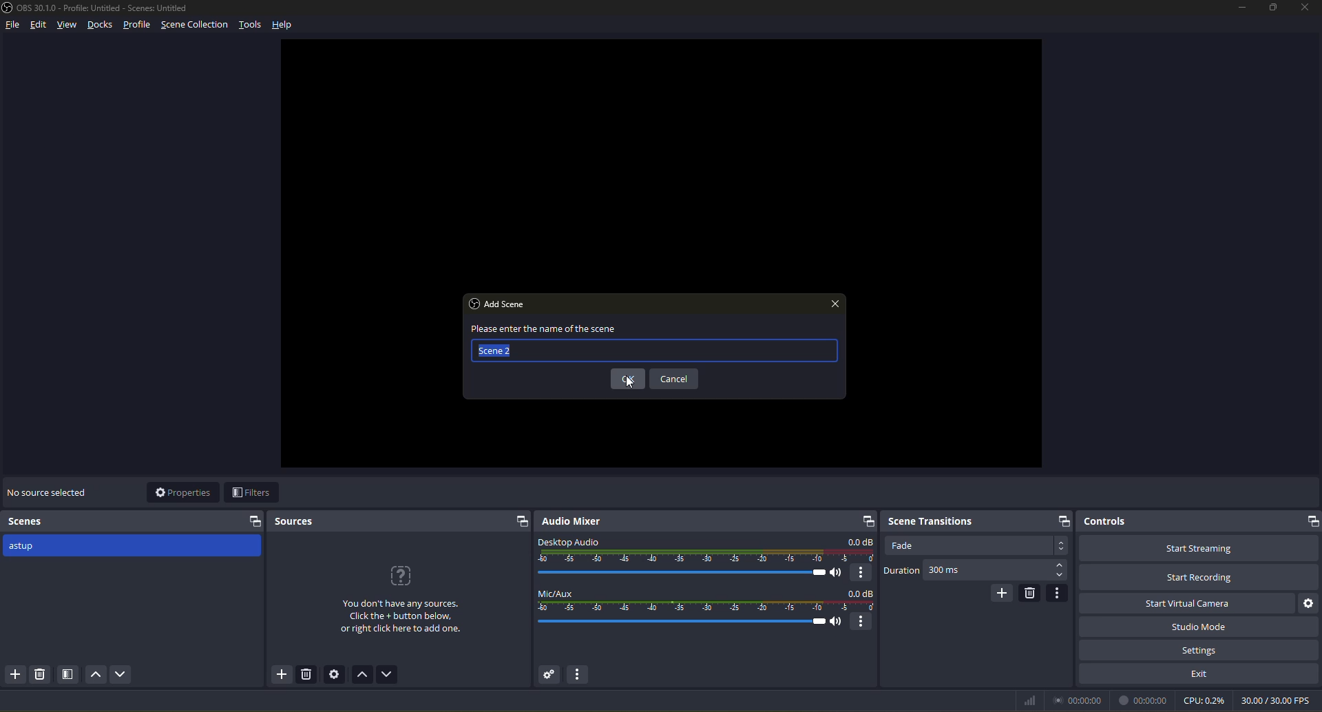  I want to click on tools, so click(252, 26).